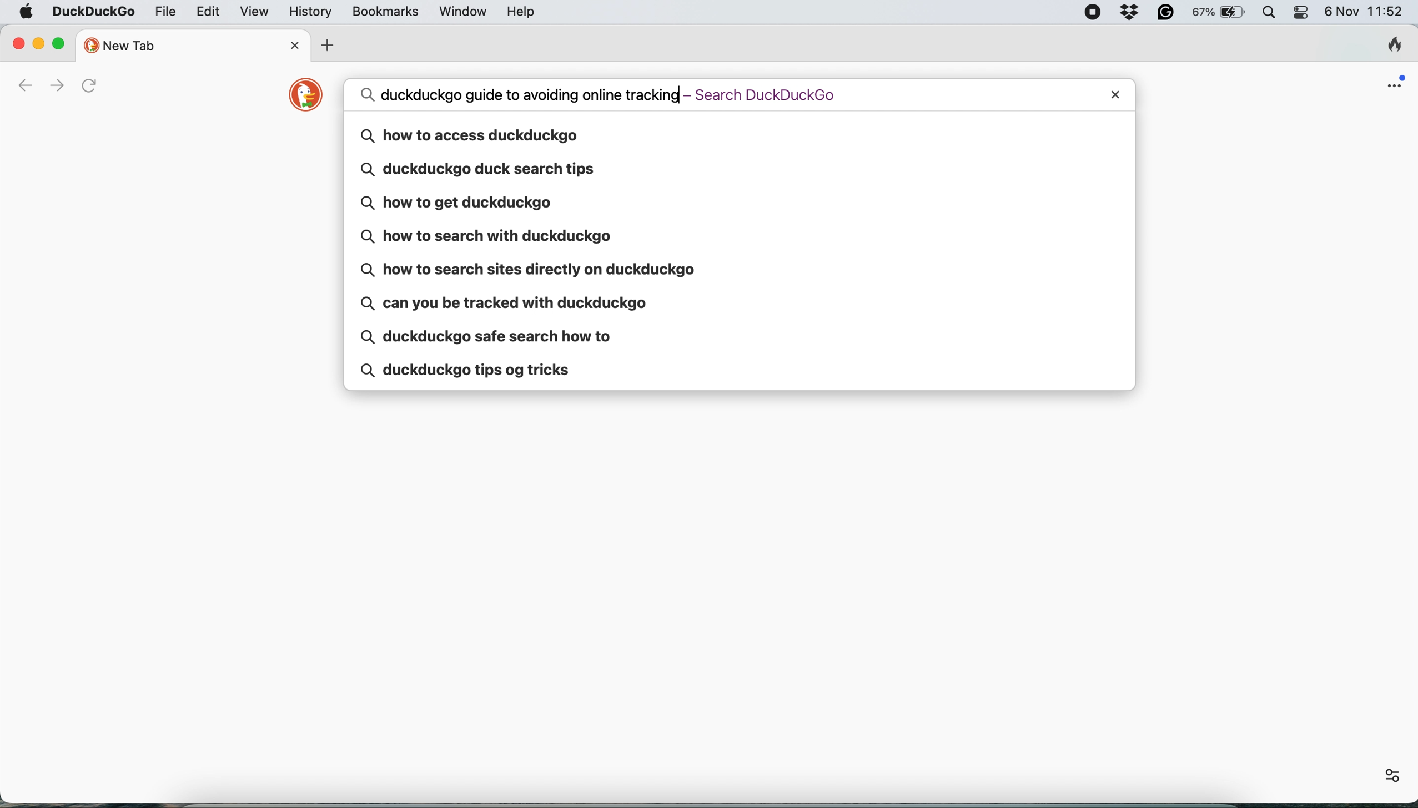 The height and width of the screenshot is (808, 1418). Describe the element at coordinates (1114, 95) in the screenshot. I see `close` at that location.